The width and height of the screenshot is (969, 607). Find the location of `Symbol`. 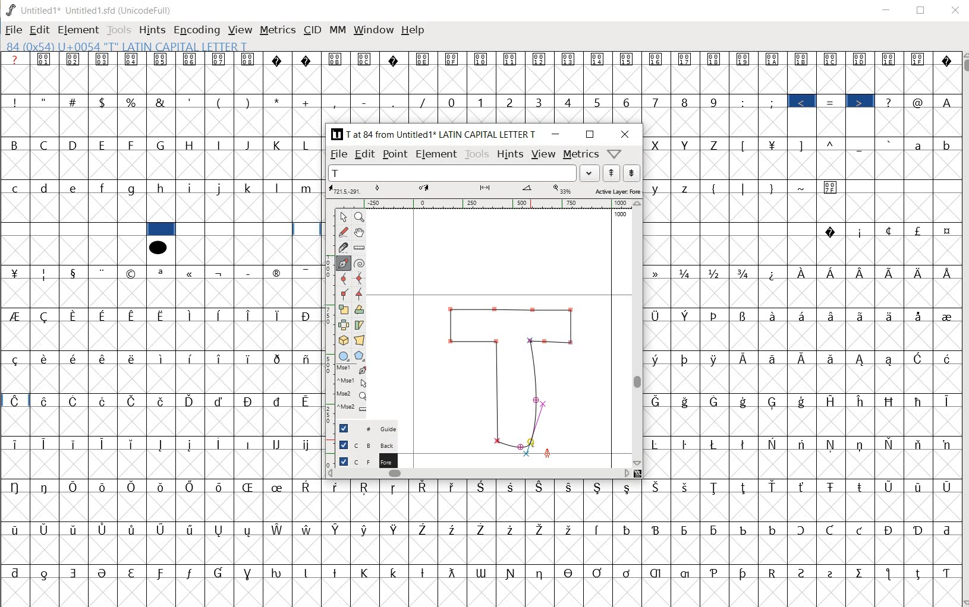

Symbol is located at coordinates (918, 230).